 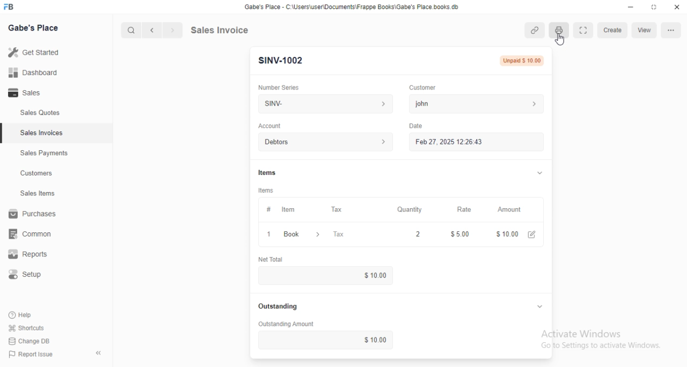 What do you see at coordinates (559, 31) in the screenshot?
I see `print` at bounding box center [559, 31].